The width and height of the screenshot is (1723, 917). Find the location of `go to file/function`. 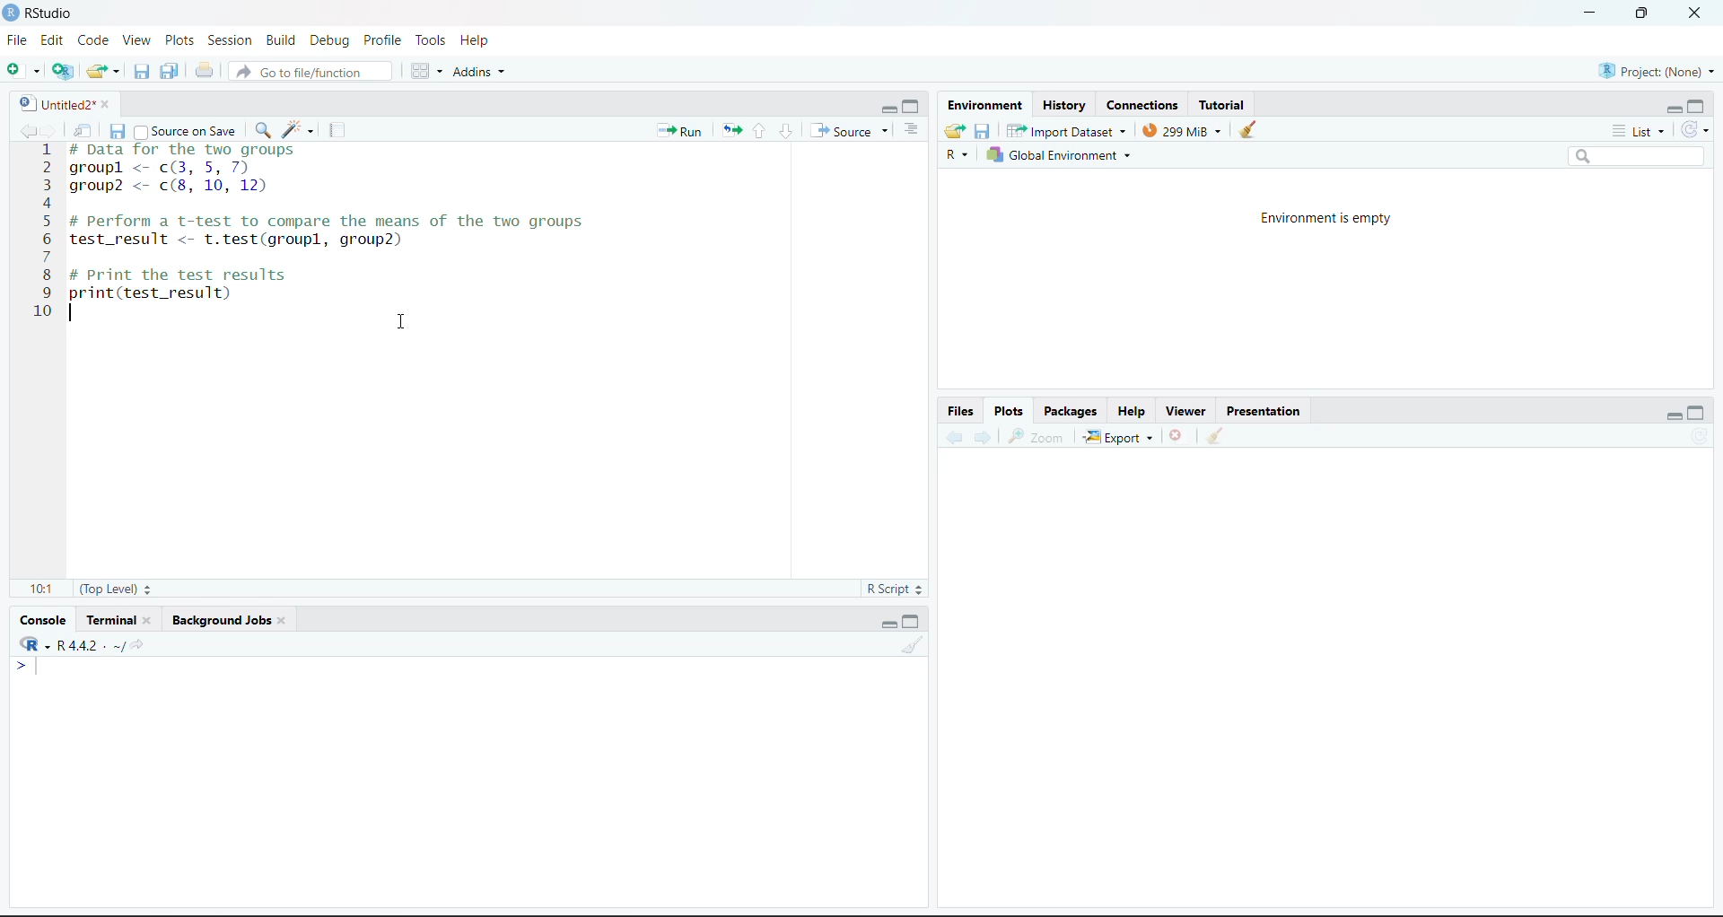

go to file/function is located at coordinates (309, 72).